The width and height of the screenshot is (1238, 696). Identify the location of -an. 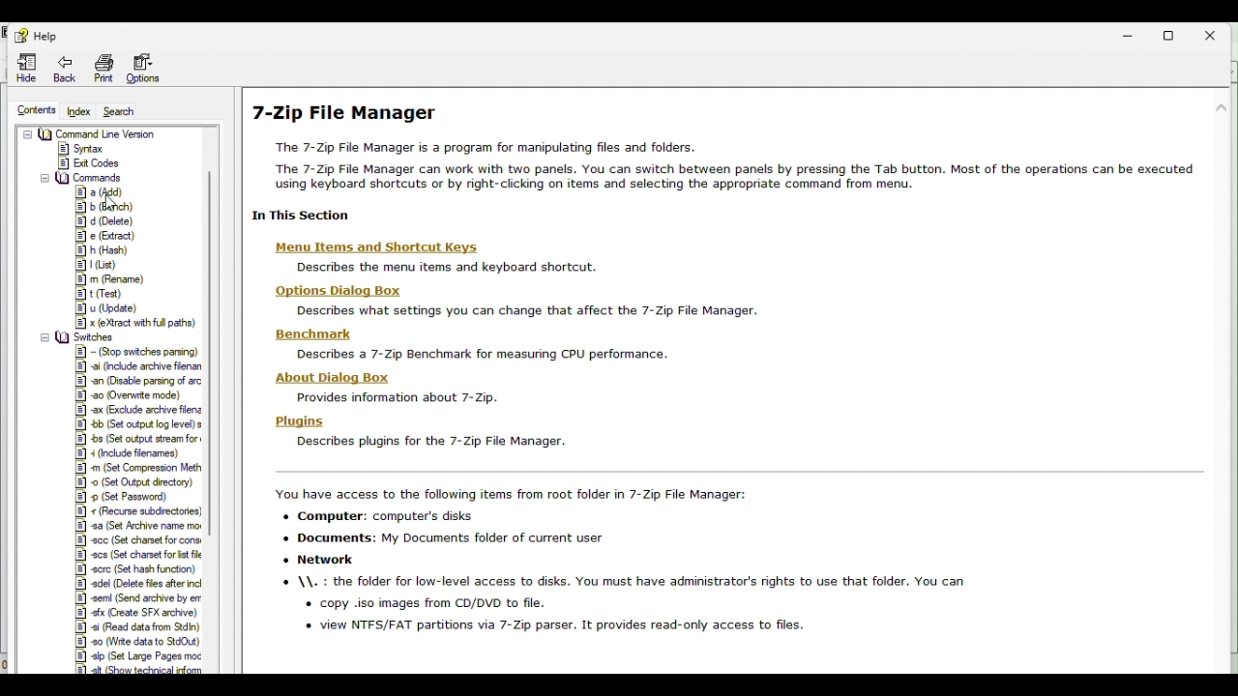
(143, 381).